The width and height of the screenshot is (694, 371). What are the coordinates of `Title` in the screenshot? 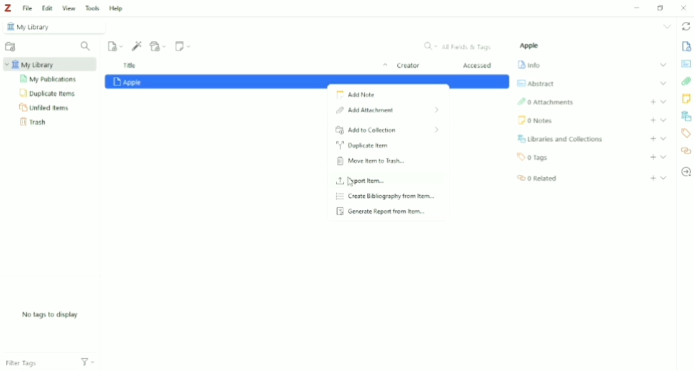 It's located at (253, 66).